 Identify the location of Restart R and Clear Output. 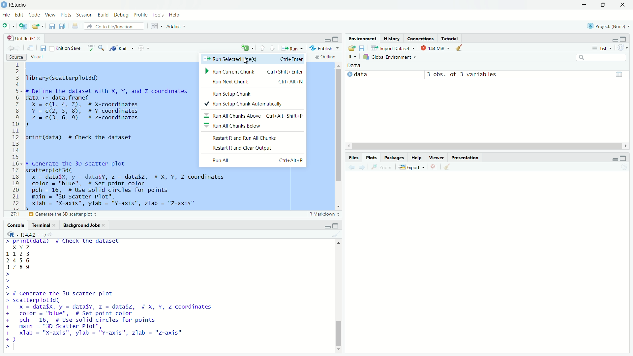
(245, 148).